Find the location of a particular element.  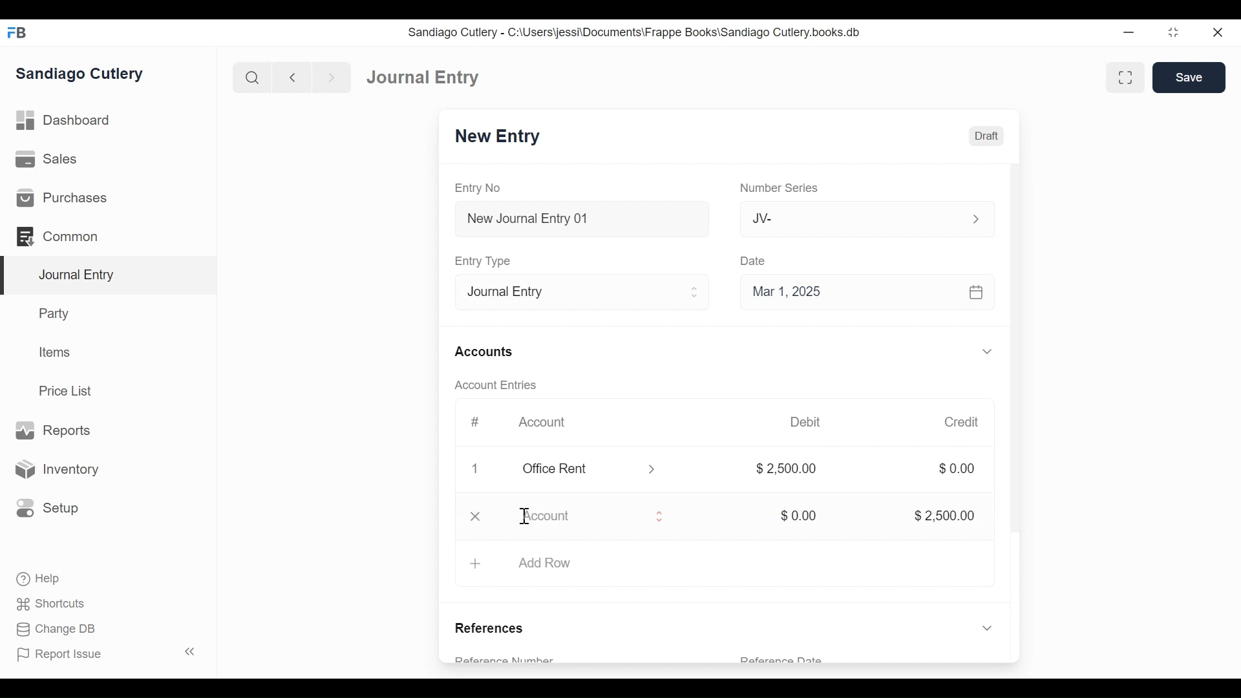

search  is located at coordinates (250, 75).